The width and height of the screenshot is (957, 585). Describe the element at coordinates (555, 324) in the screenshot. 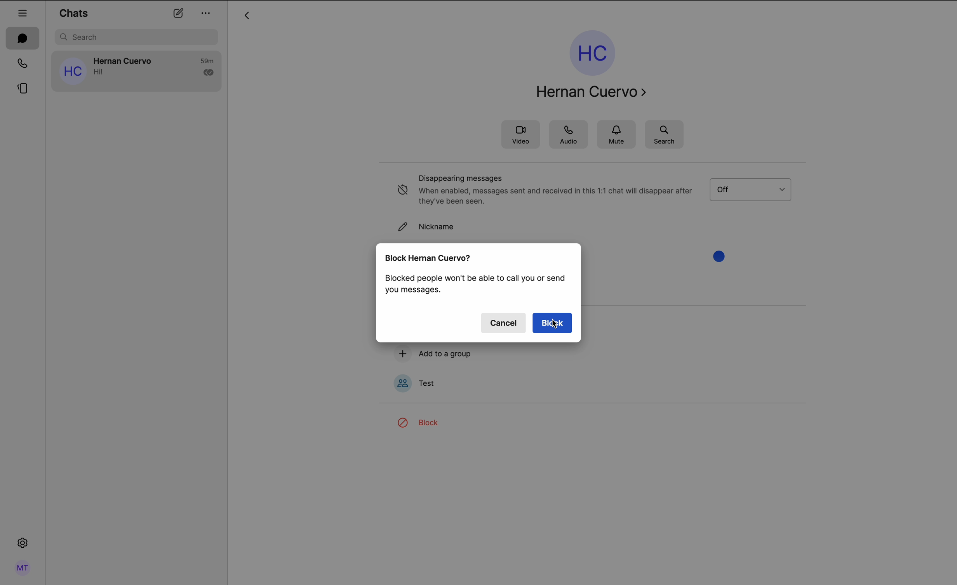

I see `cursor` at that location.